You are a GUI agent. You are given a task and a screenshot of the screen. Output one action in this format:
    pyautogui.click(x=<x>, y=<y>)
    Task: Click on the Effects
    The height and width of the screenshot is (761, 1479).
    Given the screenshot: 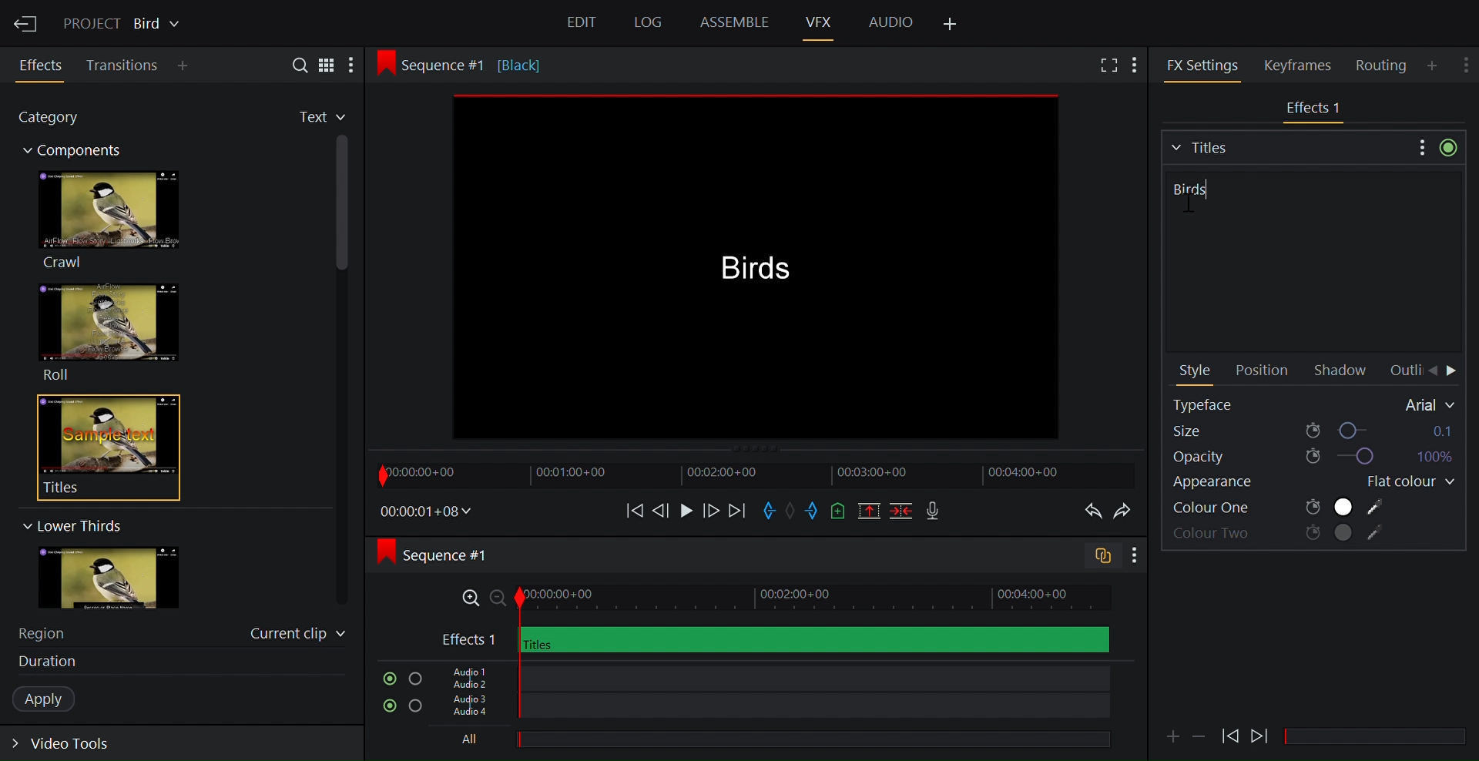 What is the action you would take?
    pyautogui.click(x=43, y=65)
    